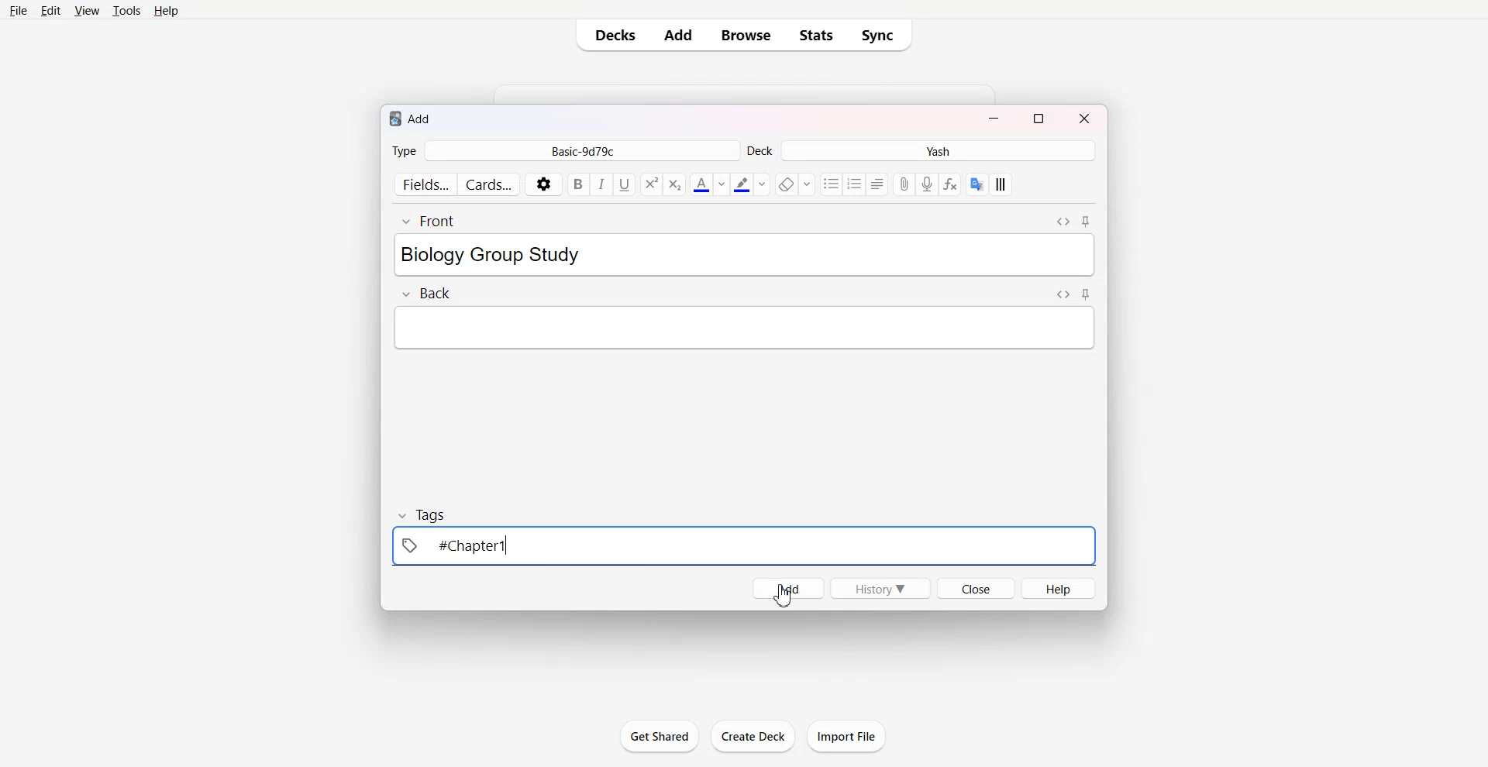 Image resolution: width=1488 pixels, height=767 pixels. Describe the element at coordinates (650, 184) in the screenshot. I see `Subscript` at that location.